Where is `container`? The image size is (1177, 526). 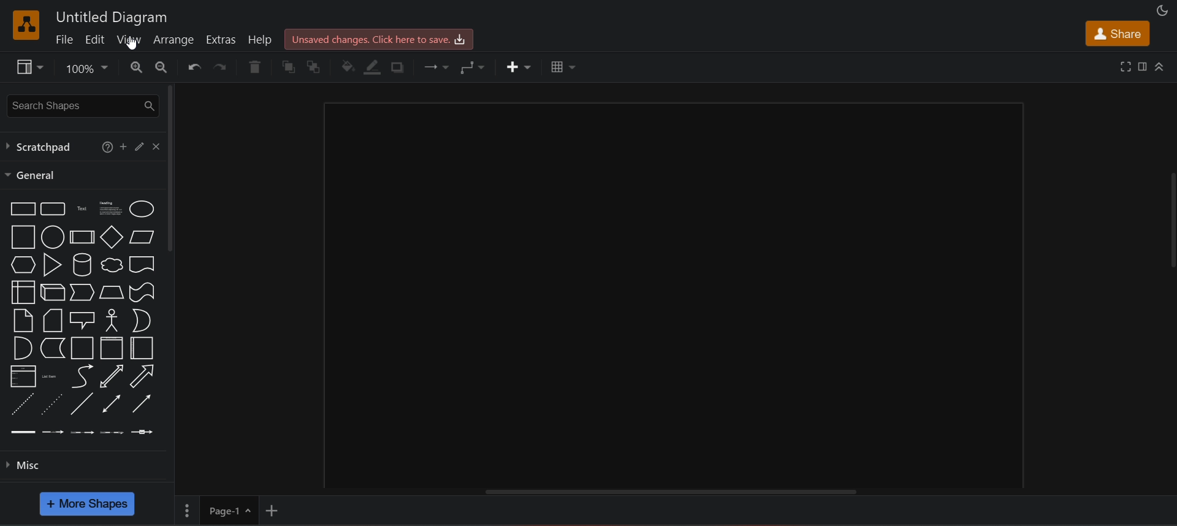
container is located at coordinates (141, 349).